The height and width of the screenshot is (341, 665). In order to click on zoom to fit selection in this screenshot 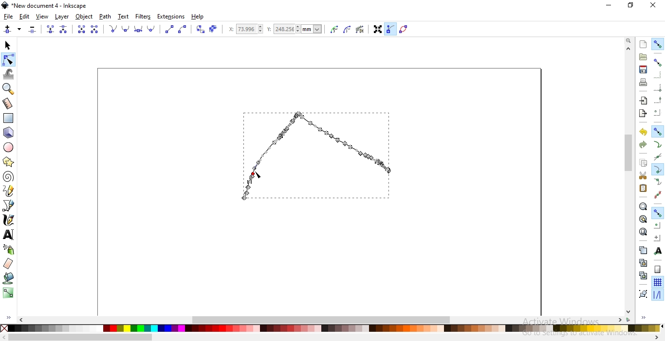, I will do `click(642, 206)`.